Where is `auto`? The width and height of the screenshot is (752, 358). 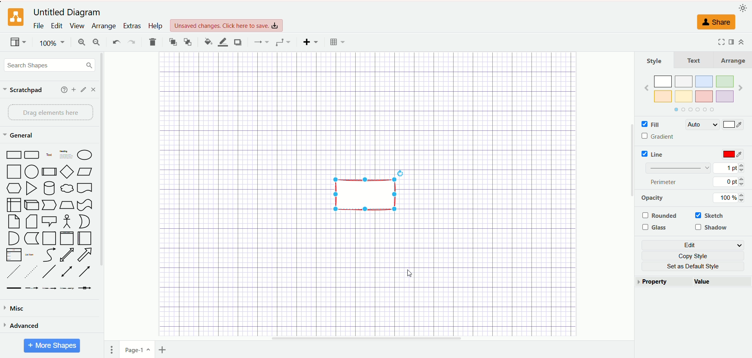 auto is located at coordinates (700, 124).